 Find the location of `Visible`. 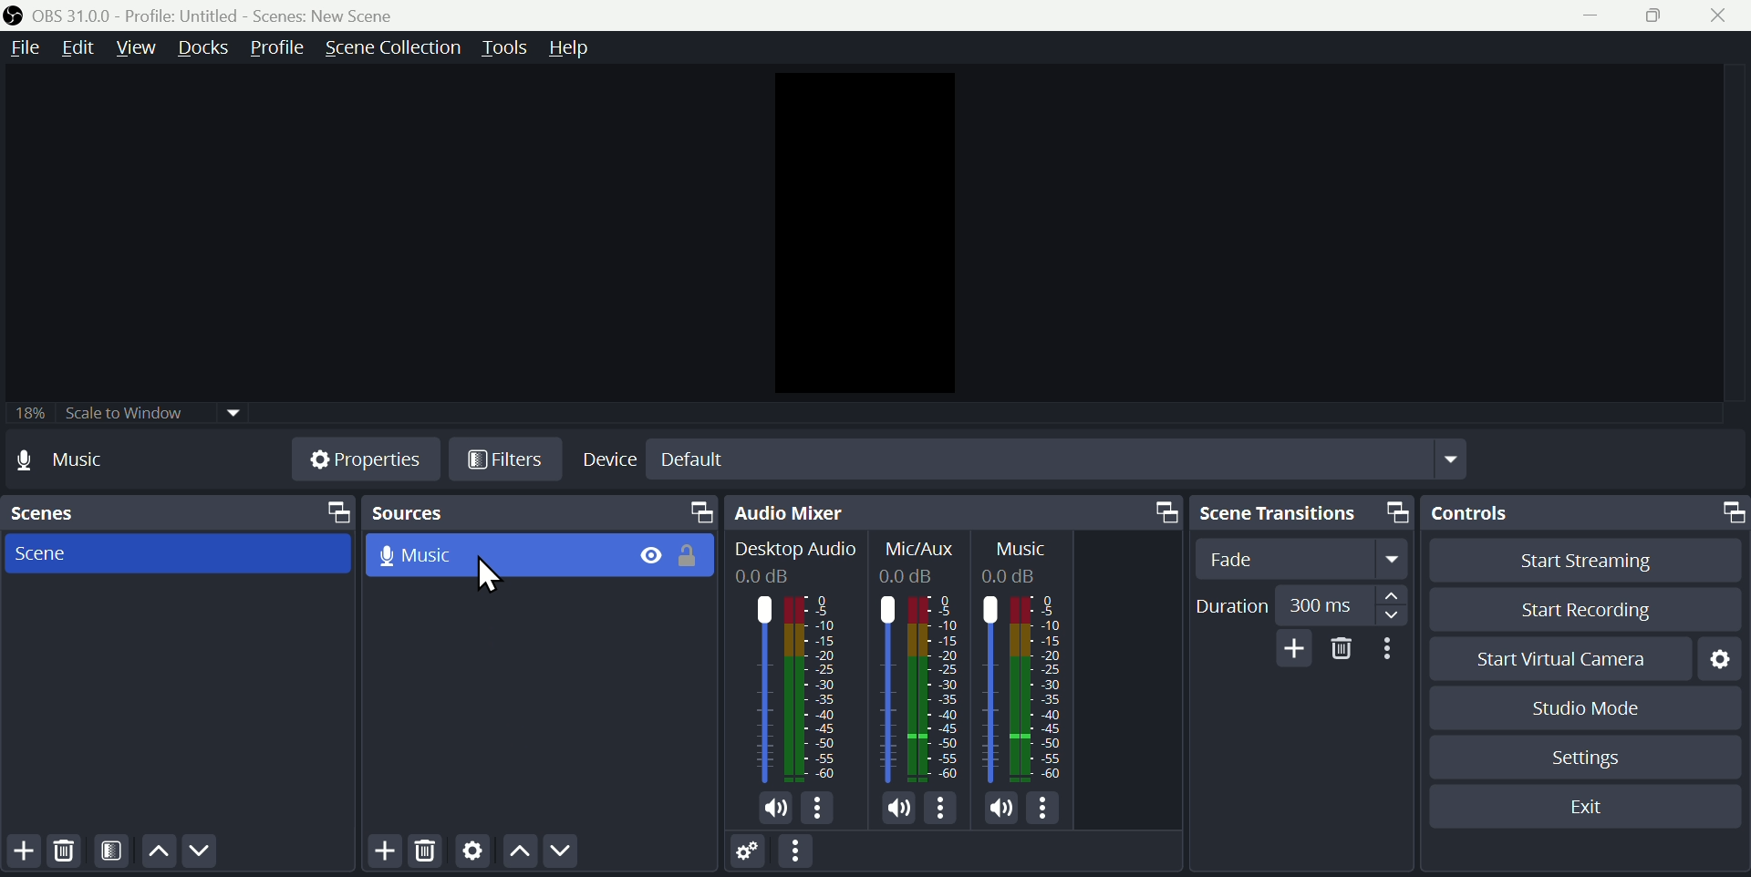

Visible is located at coordinates (651, 555).